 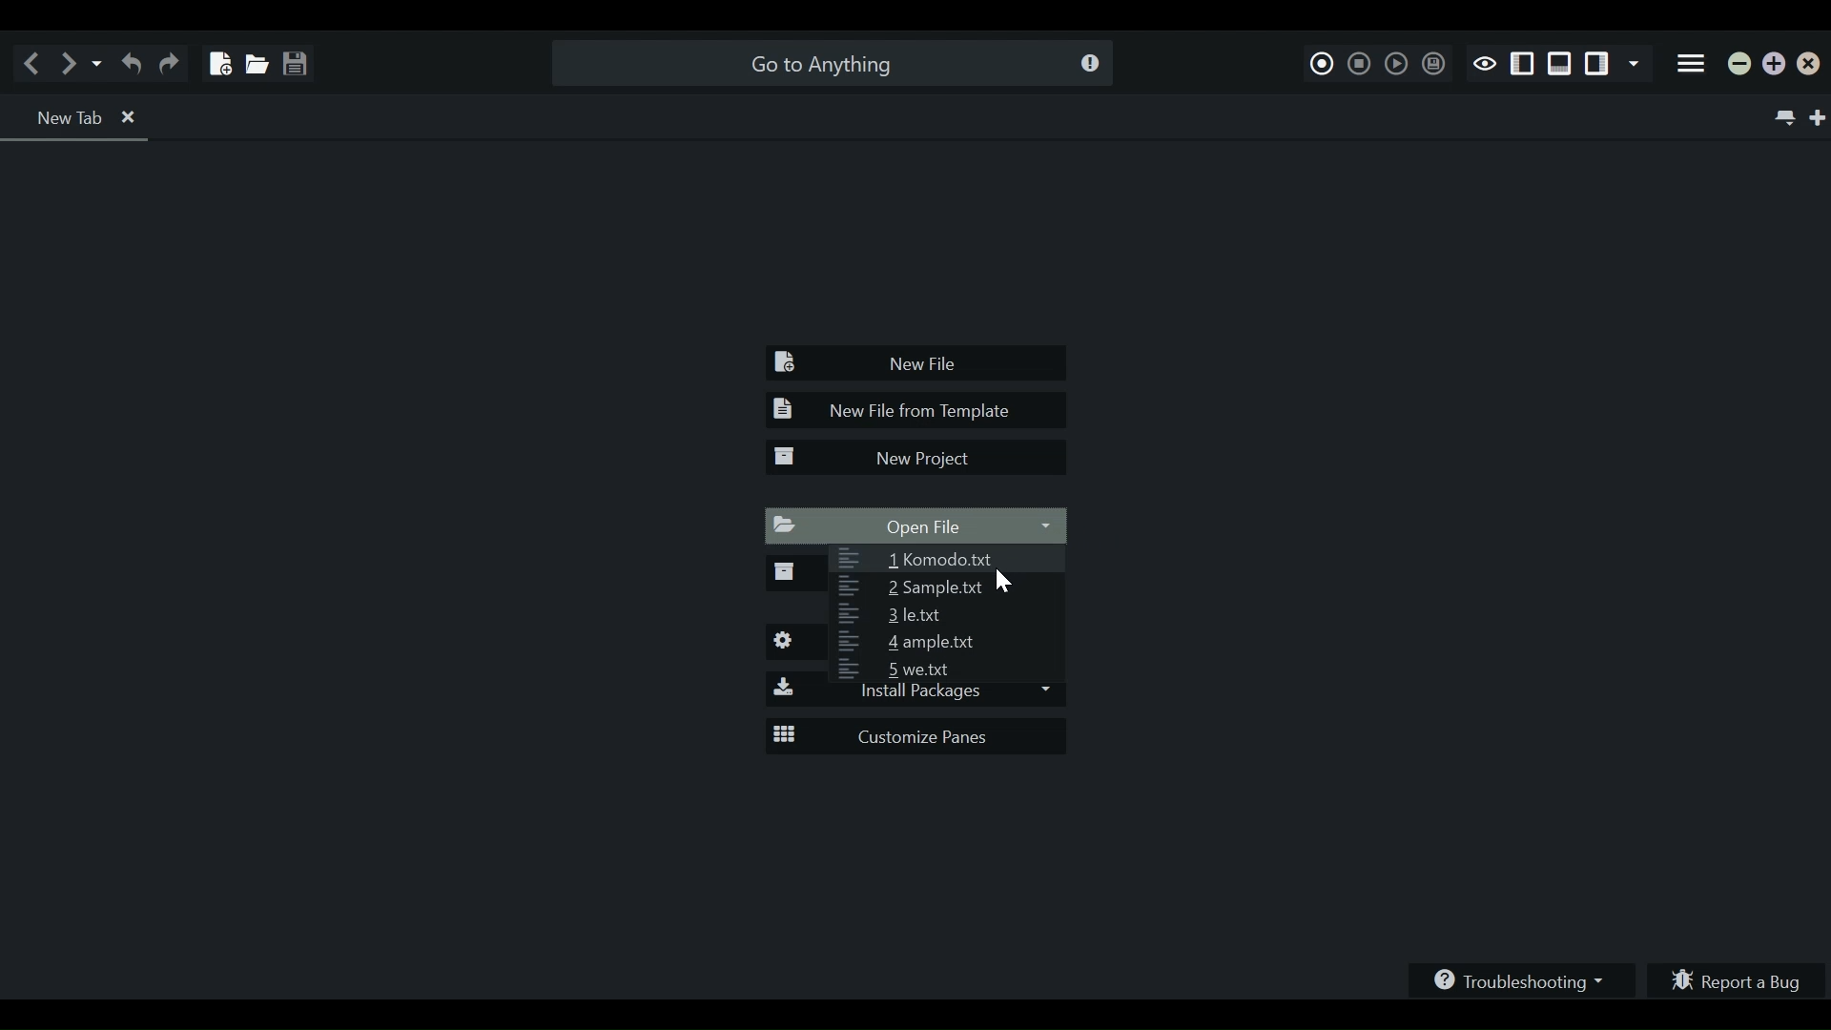 What do you see at coordinates (1739, 978) in the screenshot?
I see `Report a bug` at bounding box center [1739, 978].